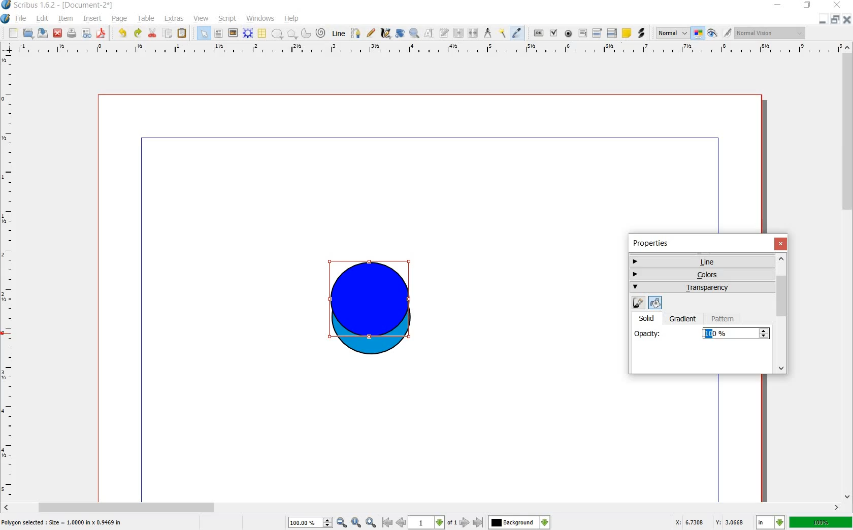  I want to click on solid, so click(650, 318).